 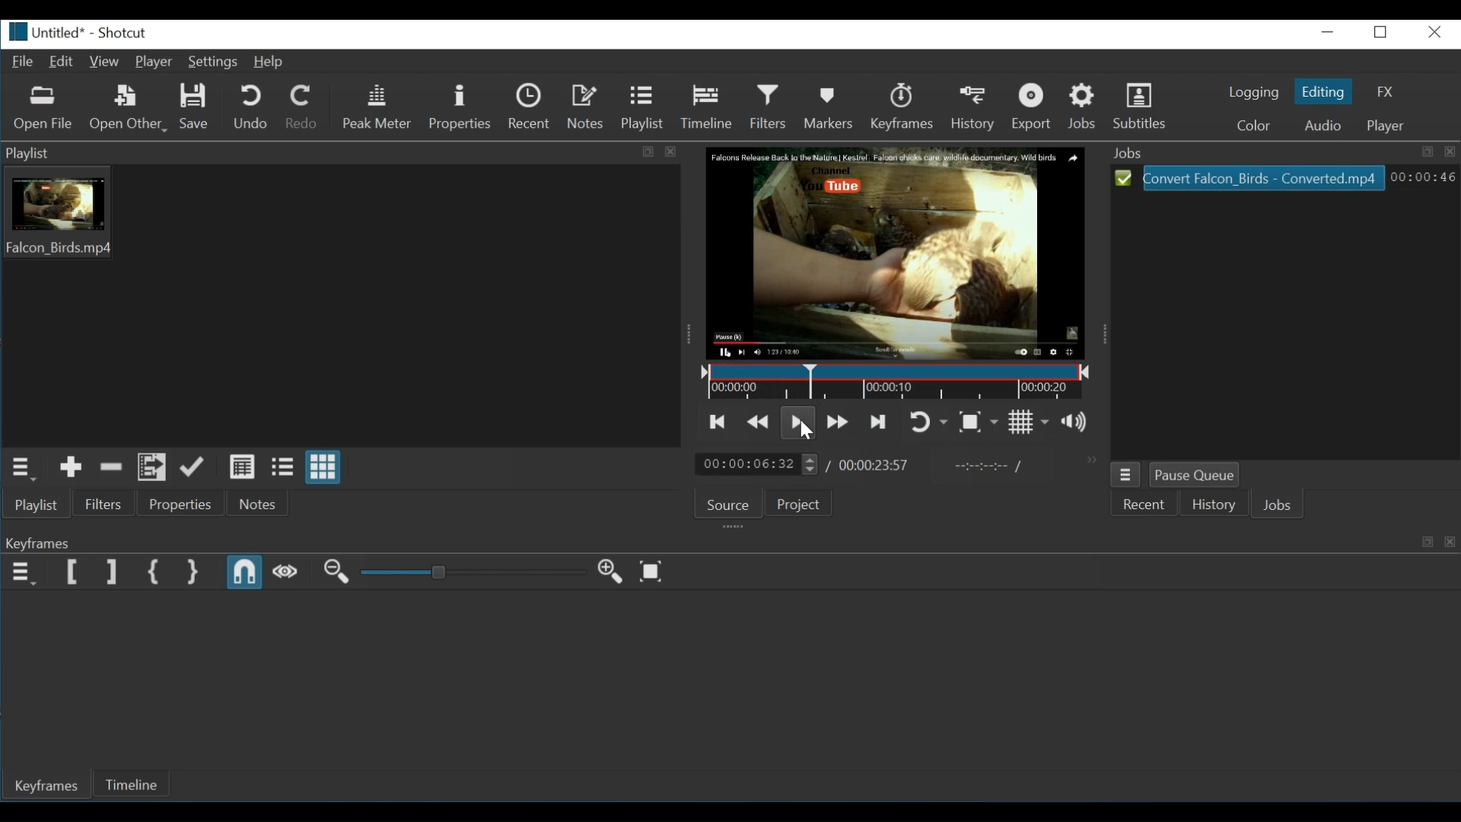 I want to click on Settings, so click(x=214, y=62).